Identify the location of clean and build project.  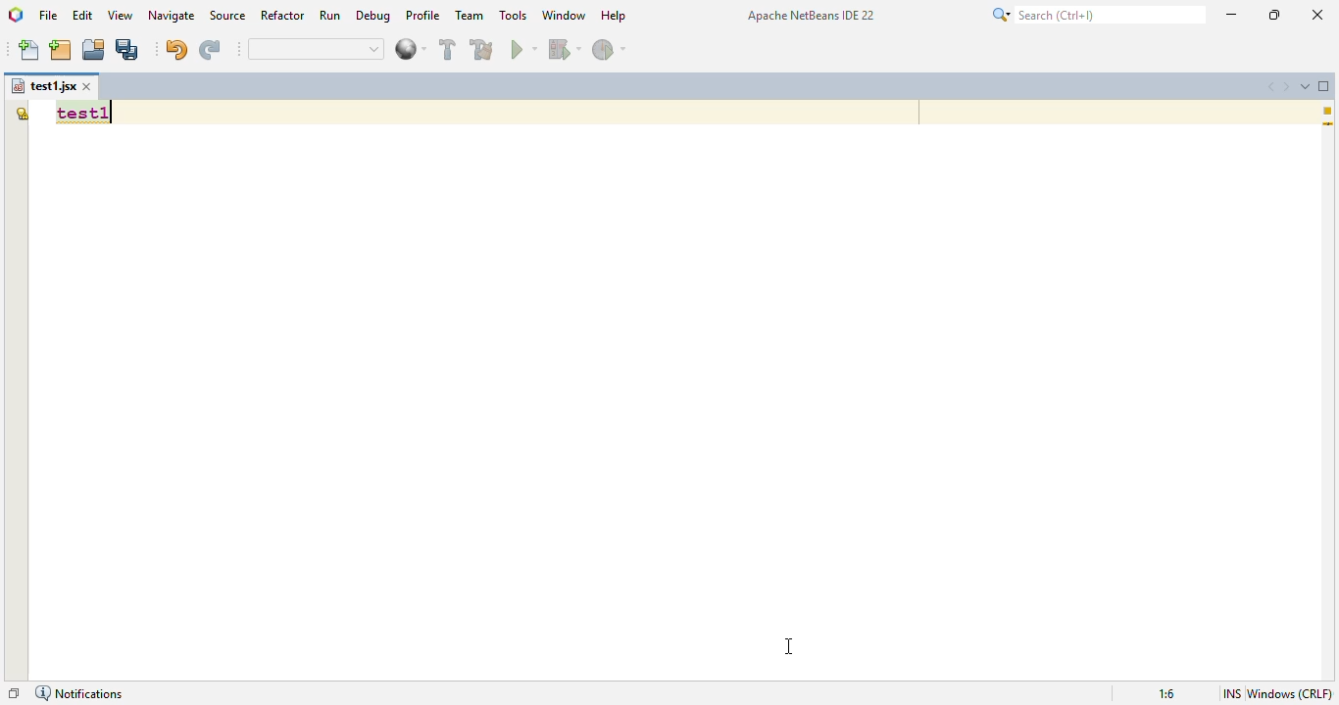
(481, 49).